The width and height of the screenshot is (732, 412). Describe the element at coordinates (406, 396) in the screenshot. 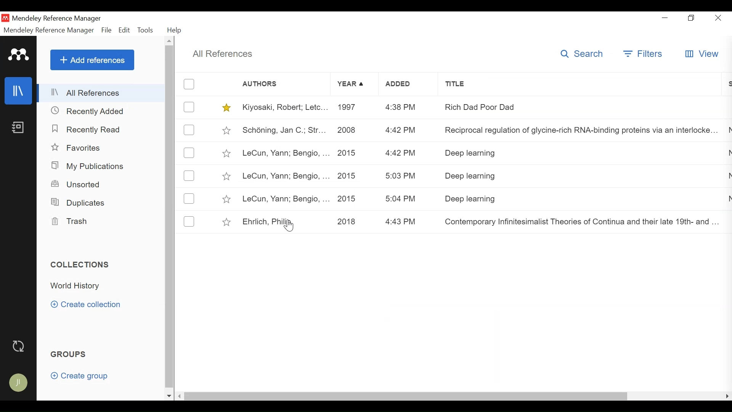

I see `horizontal scroll bar` at that location.